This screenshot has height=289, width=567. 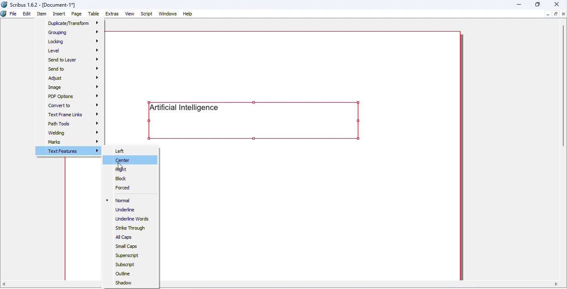 I want to click on Cursor, so click(x=120, y=168).